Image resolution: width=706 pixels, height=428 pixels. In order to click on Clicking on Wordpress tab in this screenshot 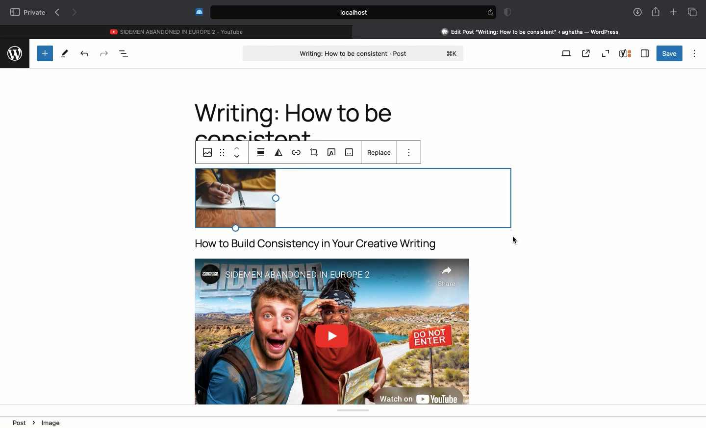, I will do `click(530, 31)`.